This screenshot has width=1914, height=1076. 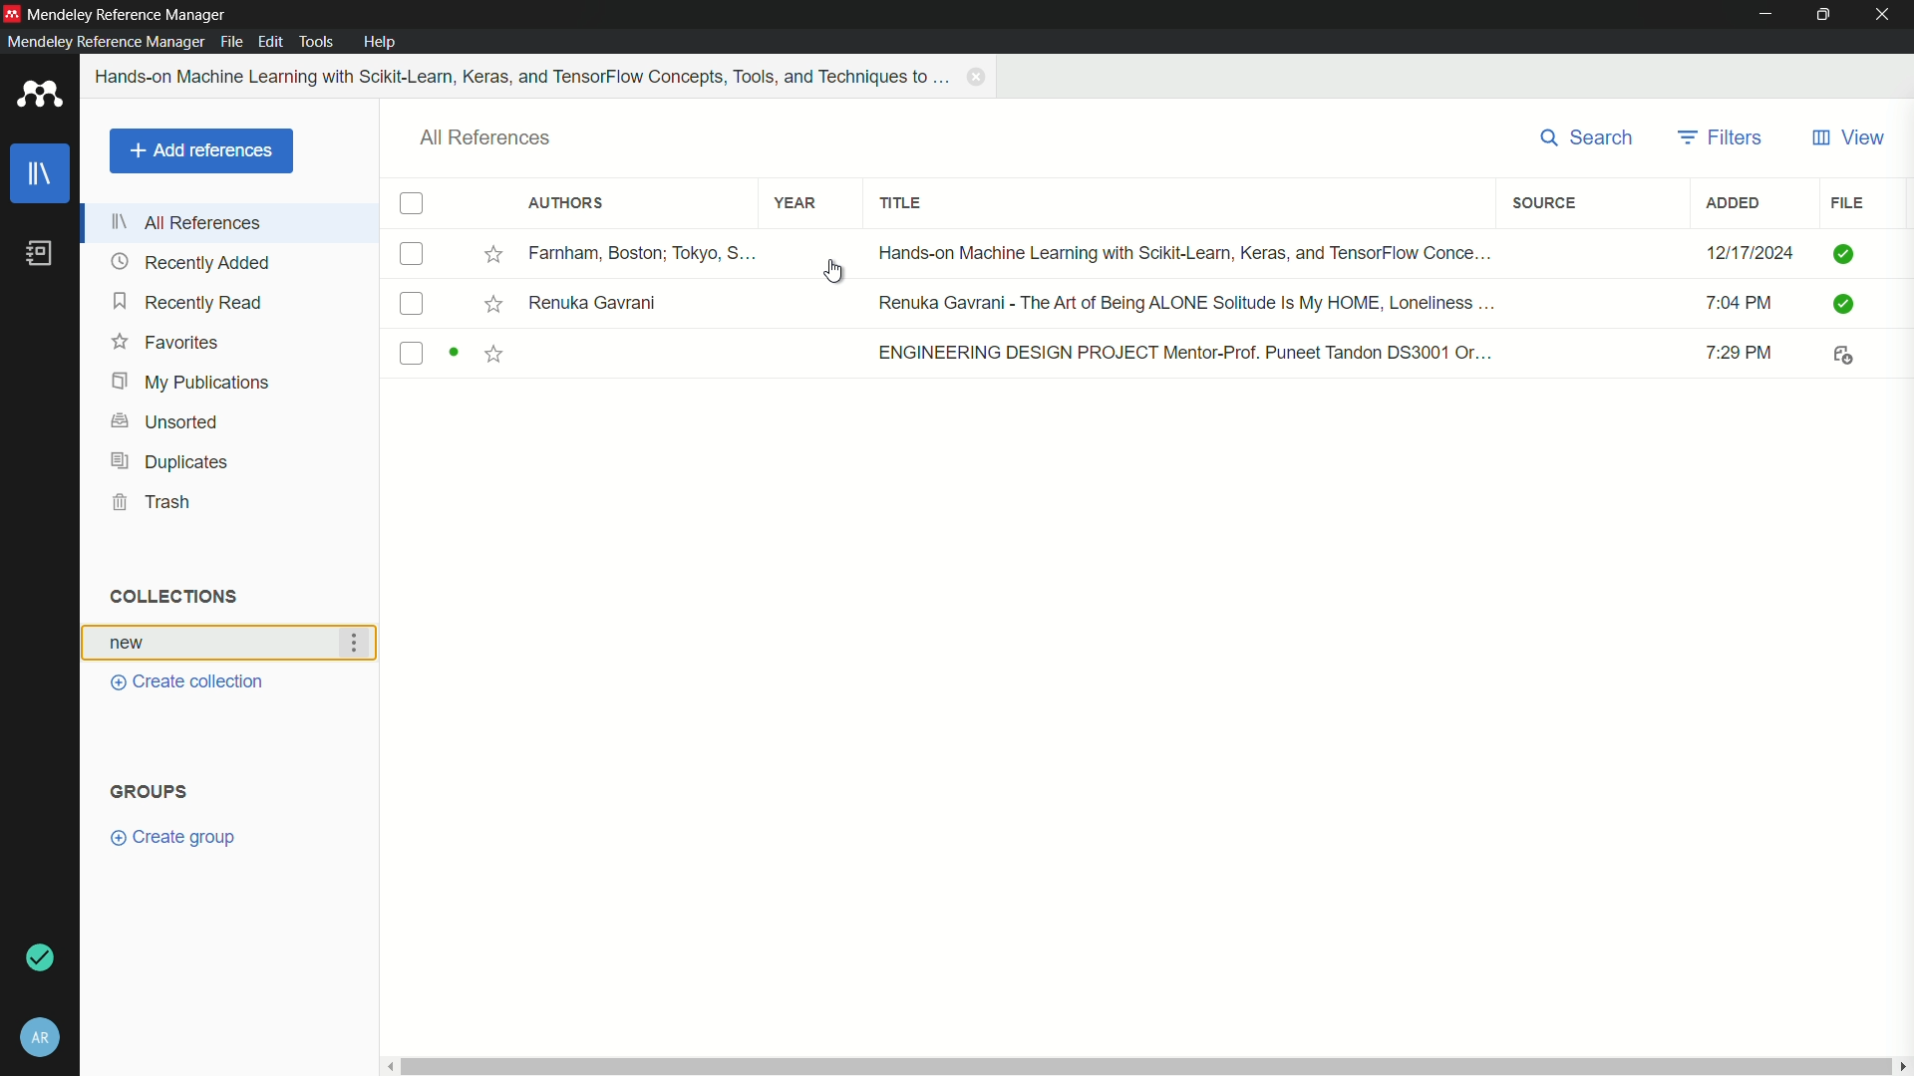 What do you see at coordinates (129, 644) in the screenshot?
I see `collection name` at bounding box center [129, 644].